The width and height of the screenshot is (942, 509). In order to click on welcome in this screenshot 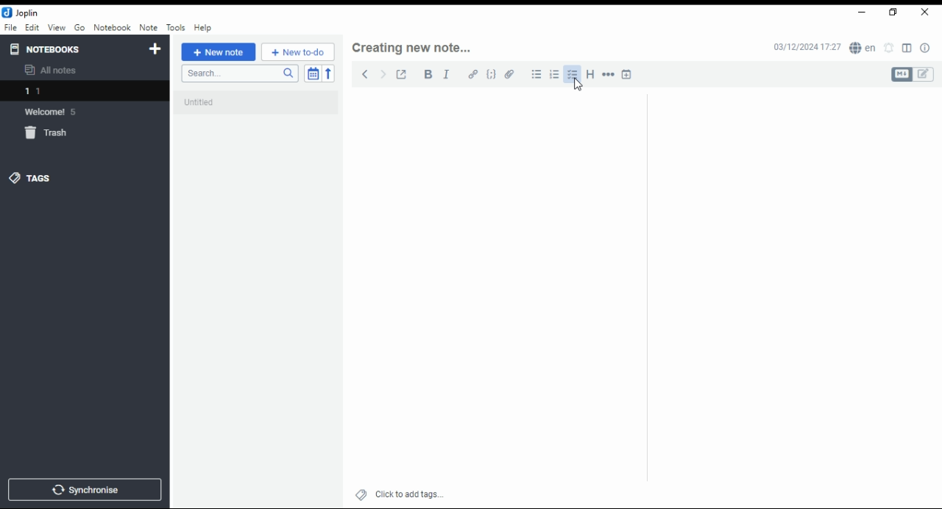, I will do `click(56, 112)`.